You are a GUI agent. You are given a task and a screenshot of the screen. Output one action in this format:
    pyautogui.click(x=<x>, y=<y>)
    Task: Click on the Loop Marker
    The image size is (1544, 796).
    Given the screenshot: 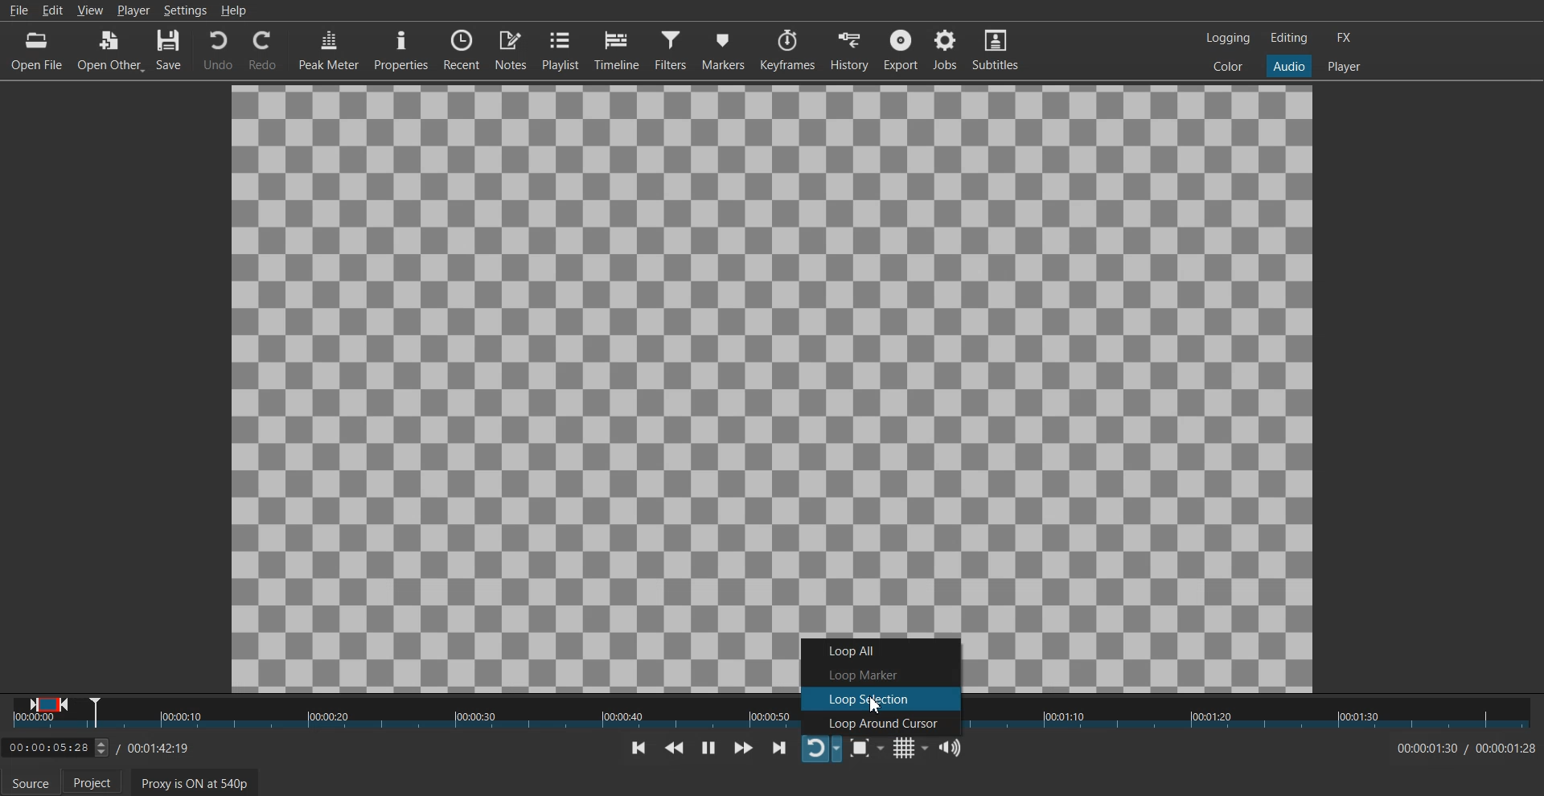 What is the action you would take?
    pyautogui.click(x=881, y=673)
    